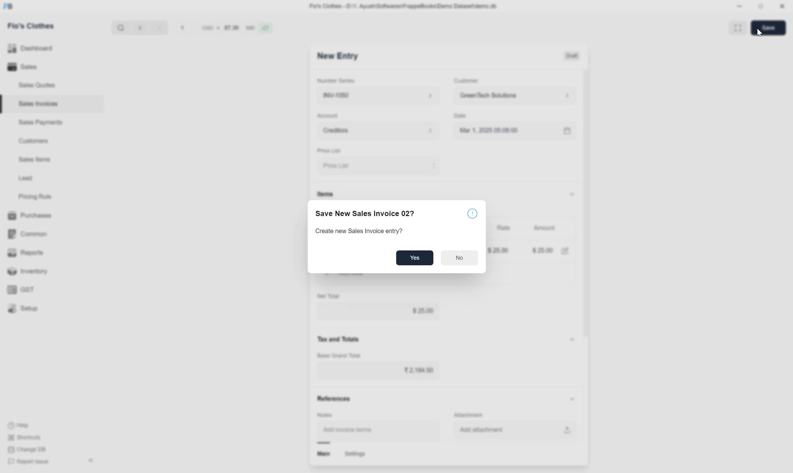 The width and height of the screenshot is (793, 473). What do you see at coordinates (140, 29) in the screenshot?
I see `go back ` at bounding box center [140, 29].